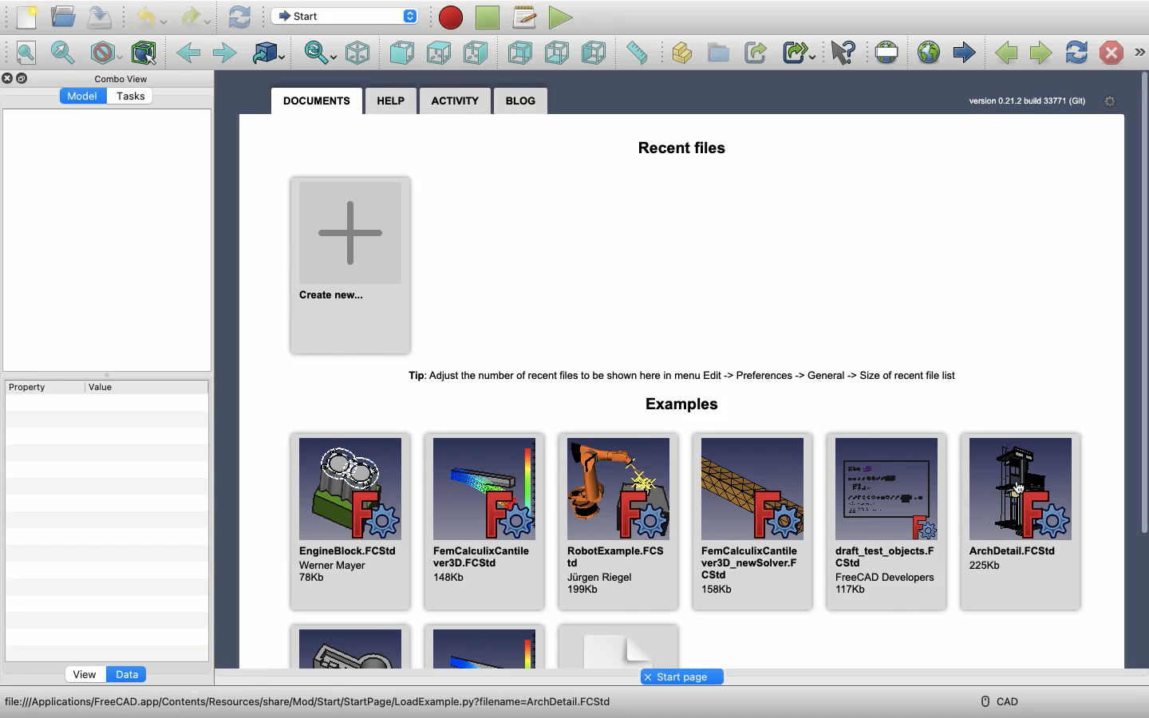  What do you see at coordinates (22, 78) in the screenshot?
I see `Collapse` at bounding box center [22, 78].